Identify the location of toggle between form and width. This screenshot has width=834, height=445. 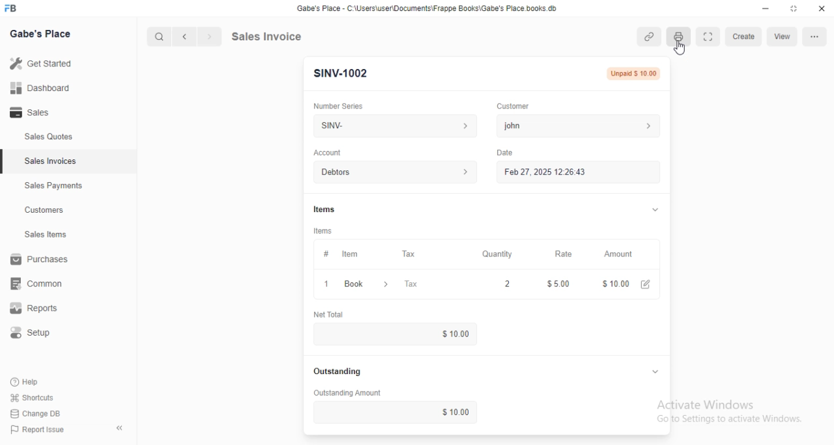
(708, 36).